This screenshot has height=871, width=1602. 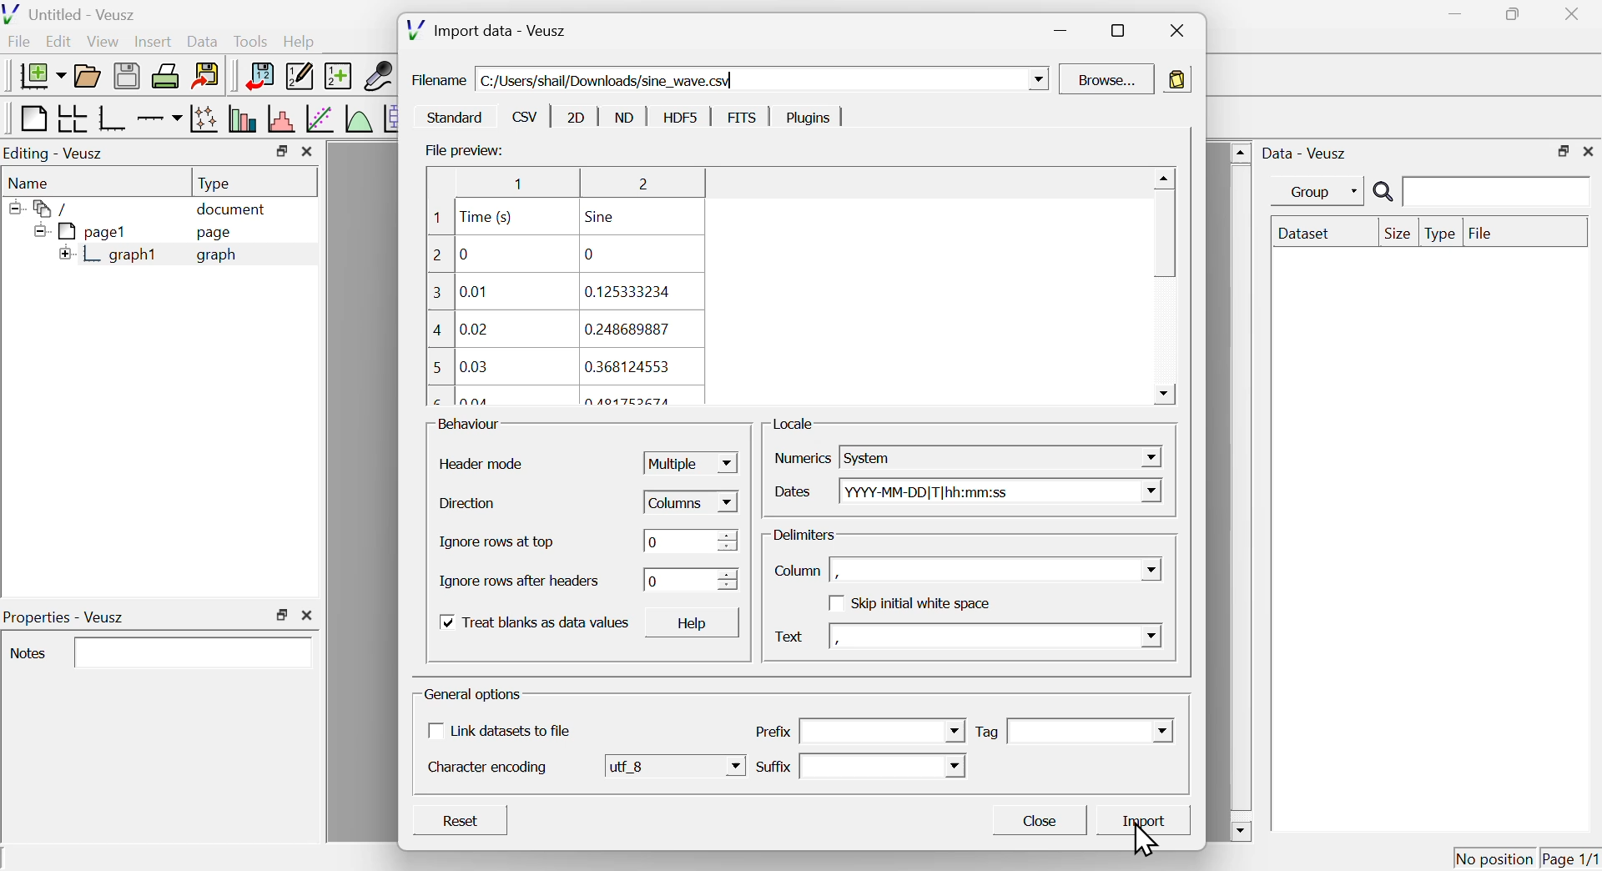 I want to click on ND, so click(x=625, y=116).